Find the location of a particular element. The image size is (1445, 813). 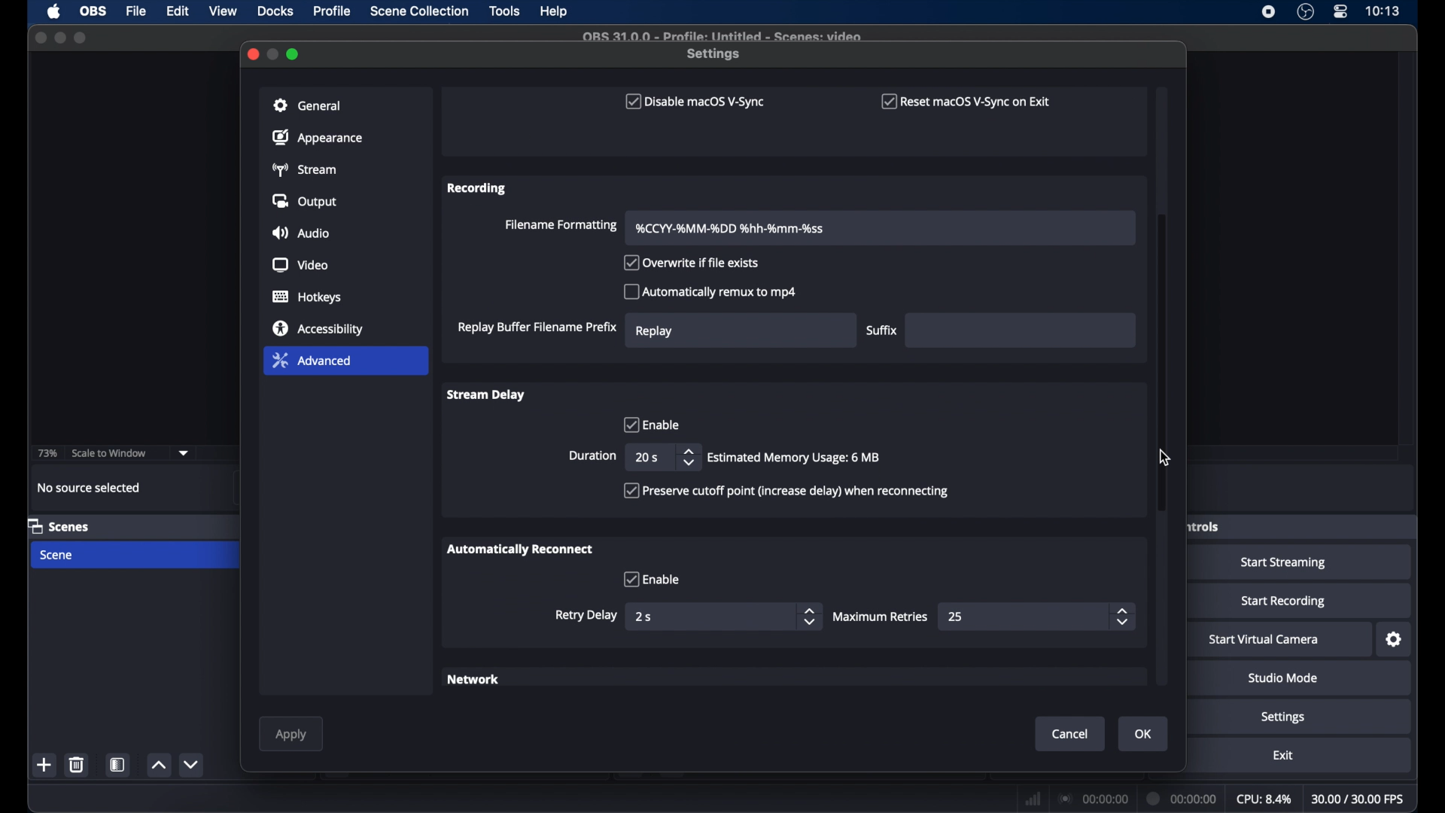

decrement is located at coordinates (190, 764).